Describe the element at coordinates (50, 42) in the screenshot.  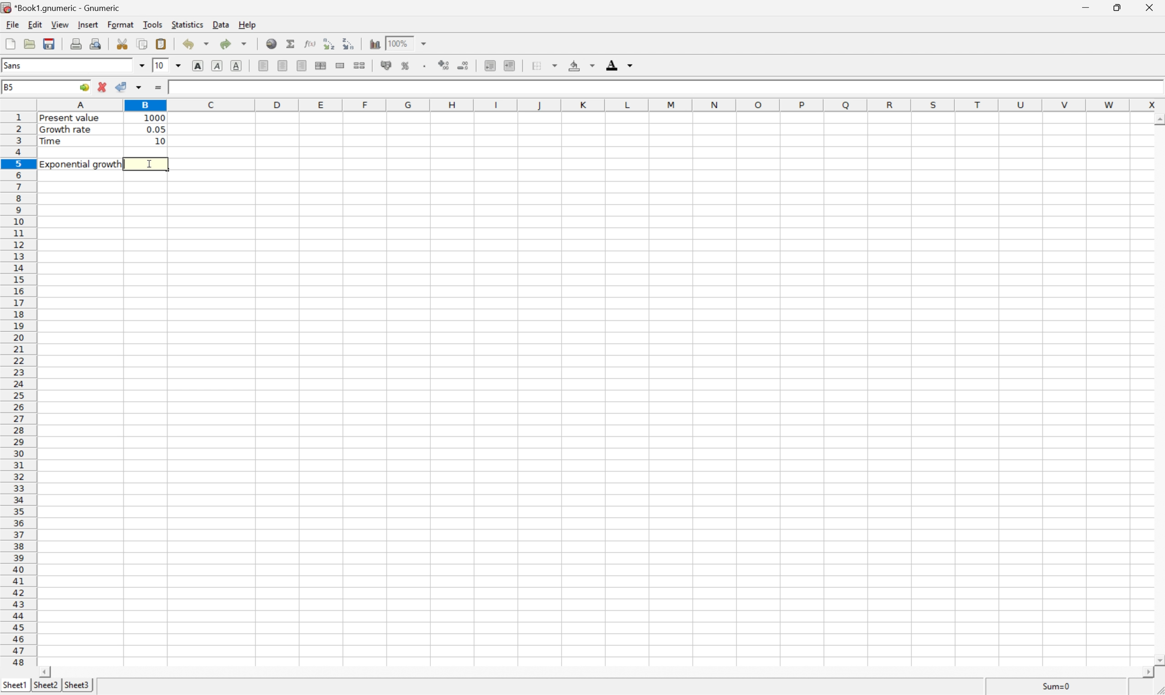
I see `Save current workbook` at that location.